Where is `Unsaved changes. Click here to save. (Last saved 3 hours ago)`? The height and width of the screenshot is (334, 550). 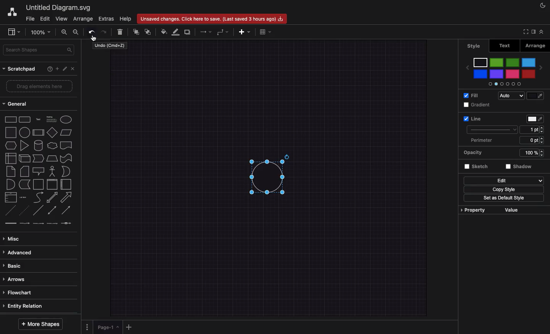
Unsaved changes. Click here to save. (Last saved 3 hours ago) is located at coordinates (211, 19).